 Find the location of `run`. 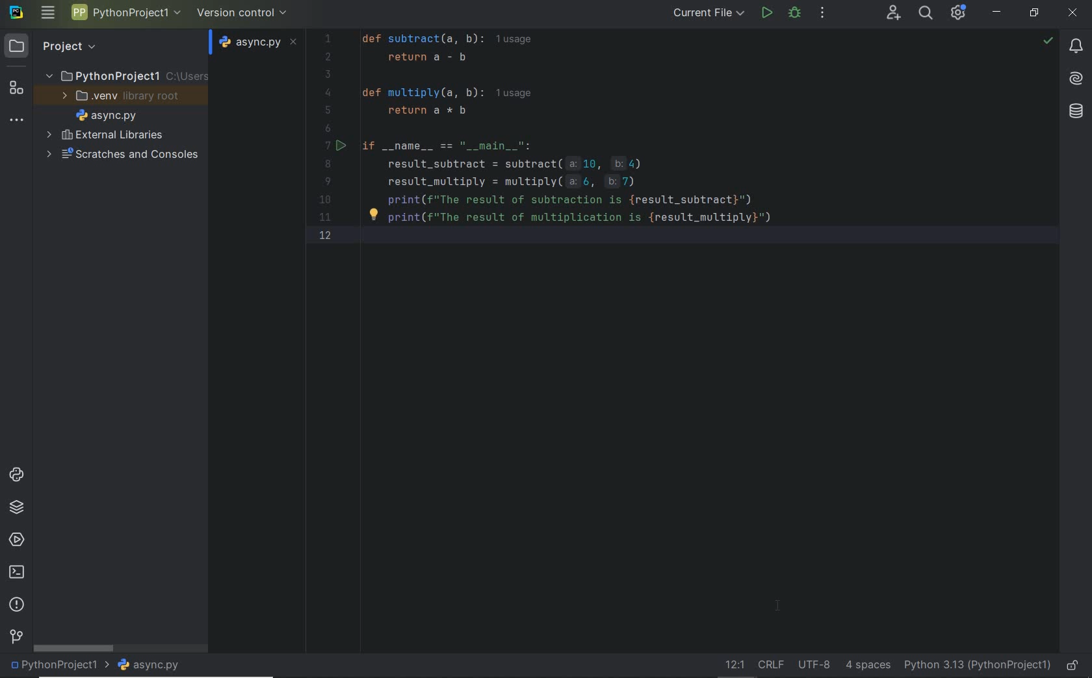

run is located at coordinates (766, 12).